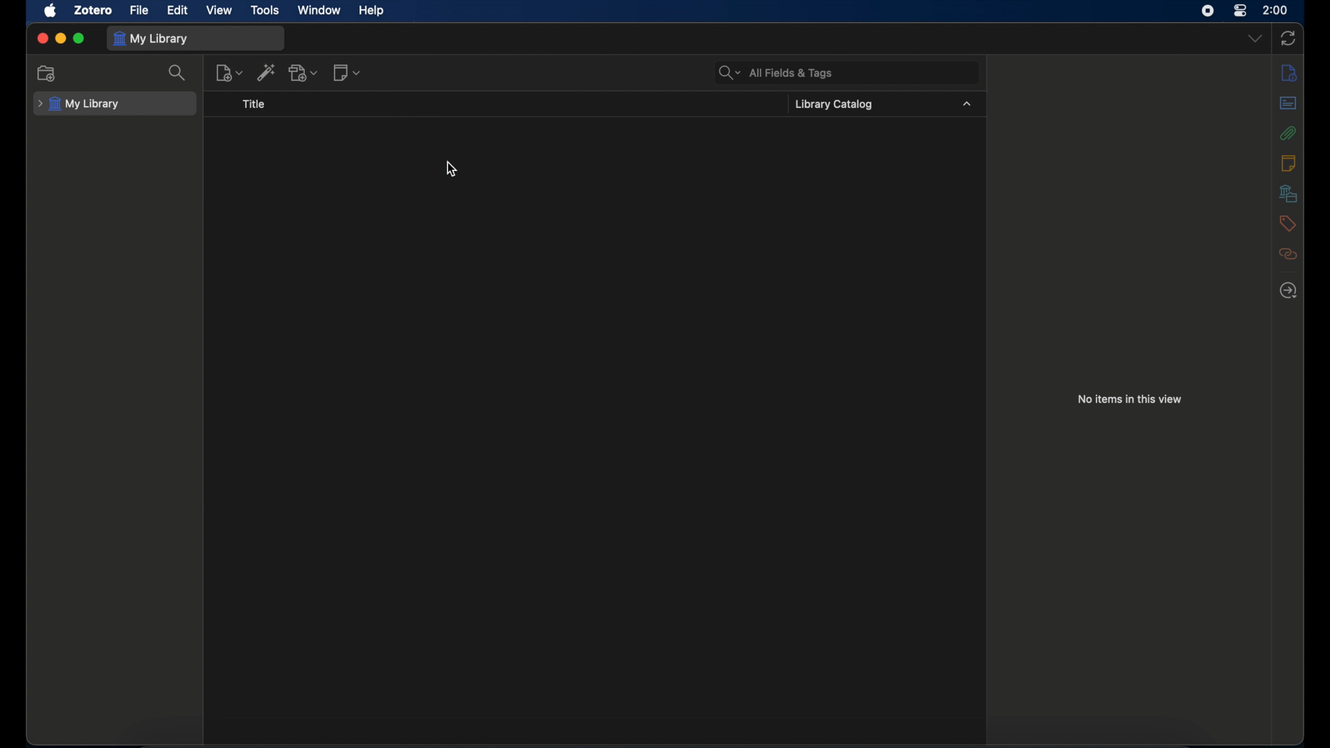  What do you see at coordinates (1288, 103) in the screenshot?
I see `abstract` at bounding box center [1288, 103].